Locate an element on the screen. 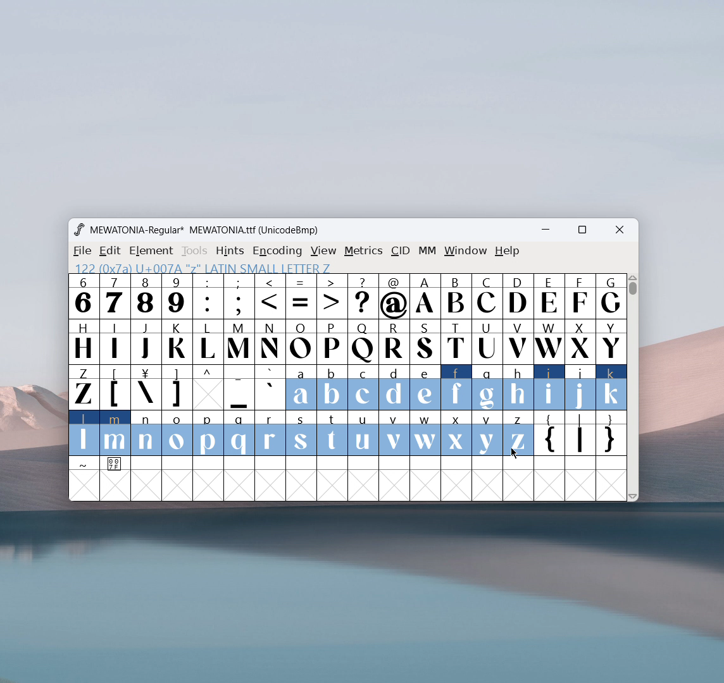 Image resolution: width=724 pixels, height=683 pixels. minimize is located at coordinates (550, 231).